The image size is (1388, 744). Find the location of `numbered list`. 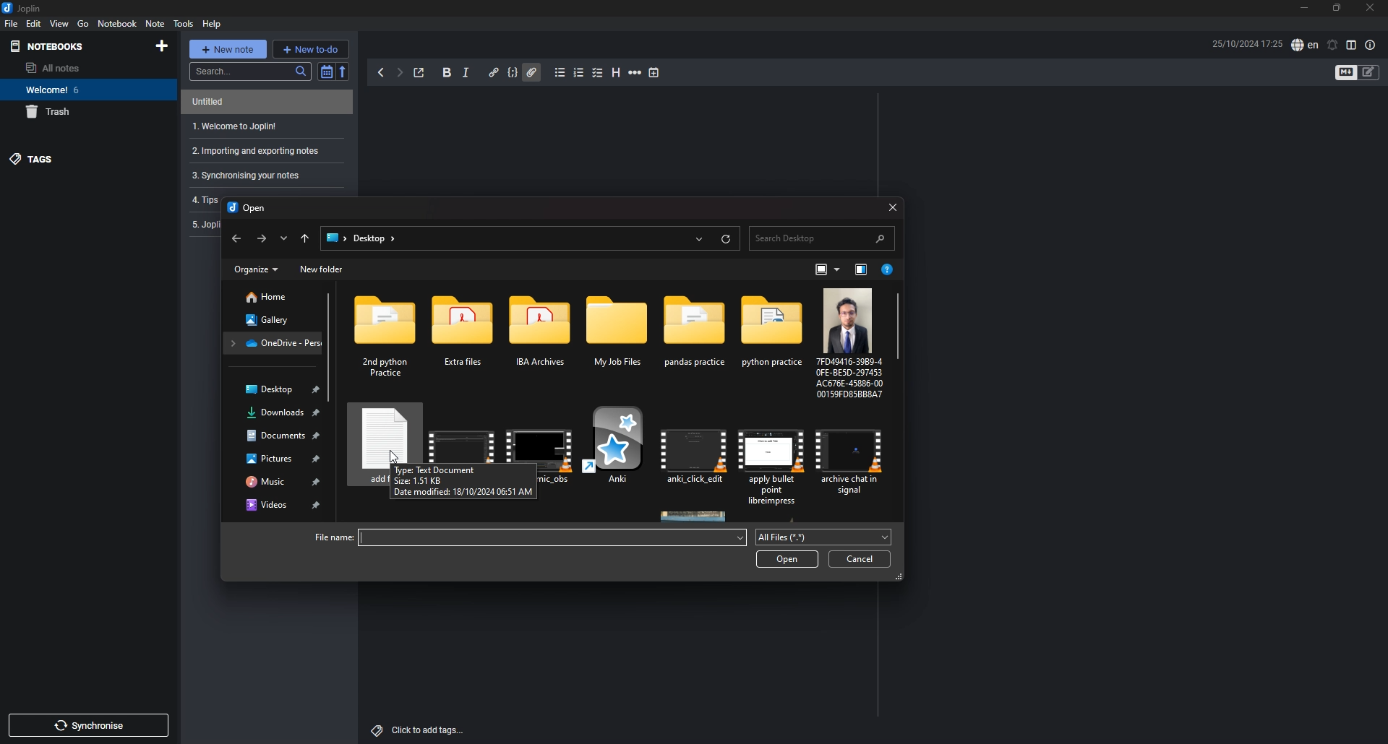

numbered list is located at coordinates (579, 72).